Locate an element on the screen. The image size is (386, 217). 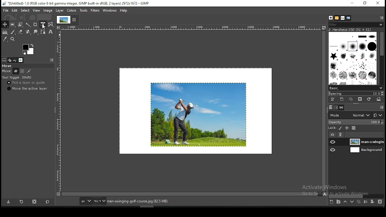
layer visibility on/off is located at coordinates (333, 150).